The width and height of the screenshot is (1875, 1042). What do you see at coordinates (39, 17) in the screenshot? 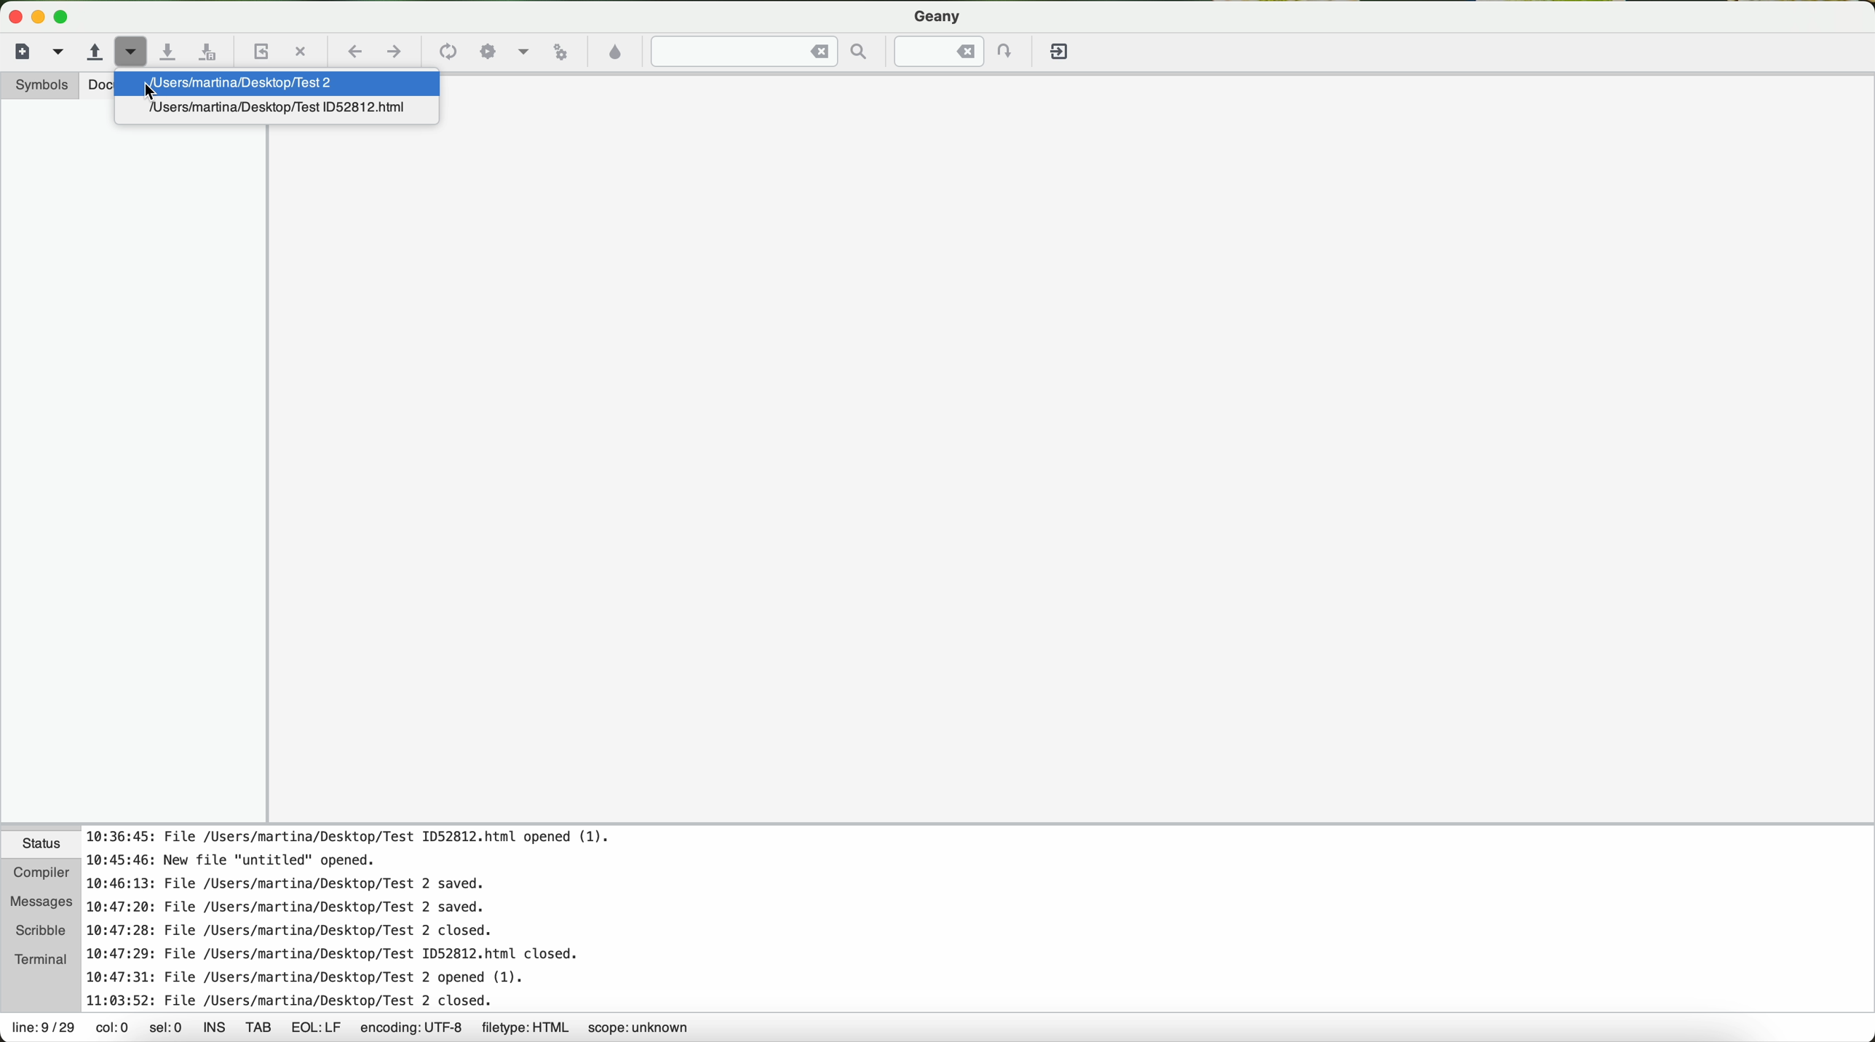
I see `minimize` at bounding box center [39, 17].